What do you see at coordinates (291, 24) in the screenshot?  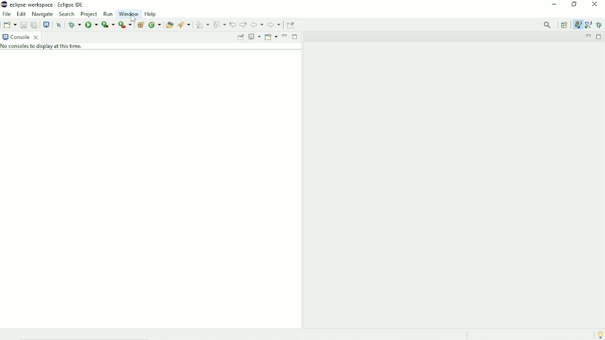 I see `Pin Editor` at bounding box center [291, 24].